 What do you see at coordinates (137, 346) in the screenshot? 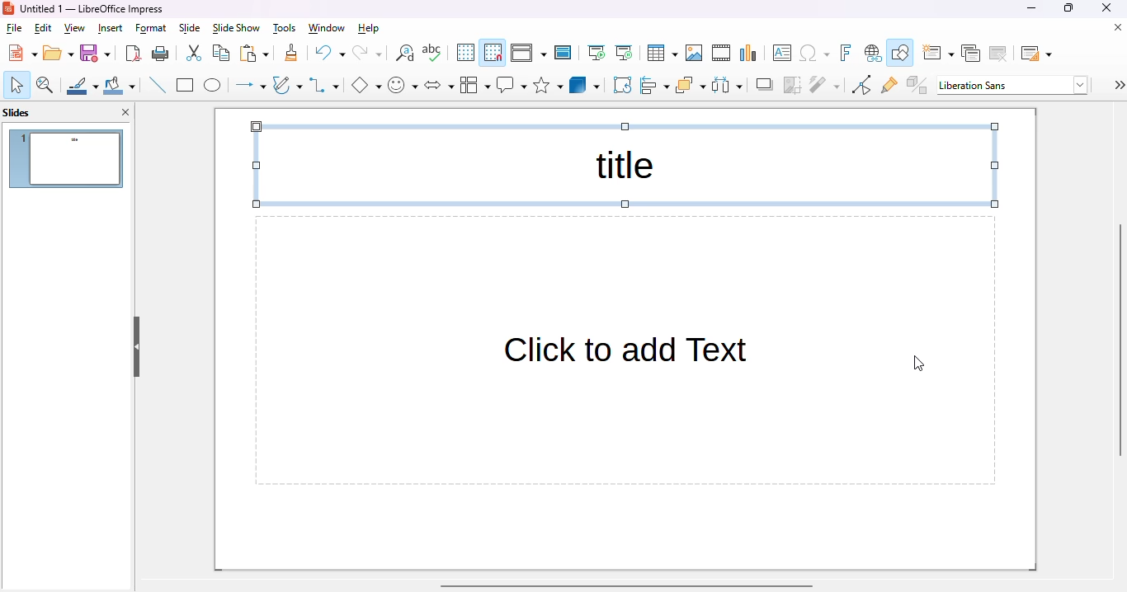
I see `hide` at bounding box center [137, 346].